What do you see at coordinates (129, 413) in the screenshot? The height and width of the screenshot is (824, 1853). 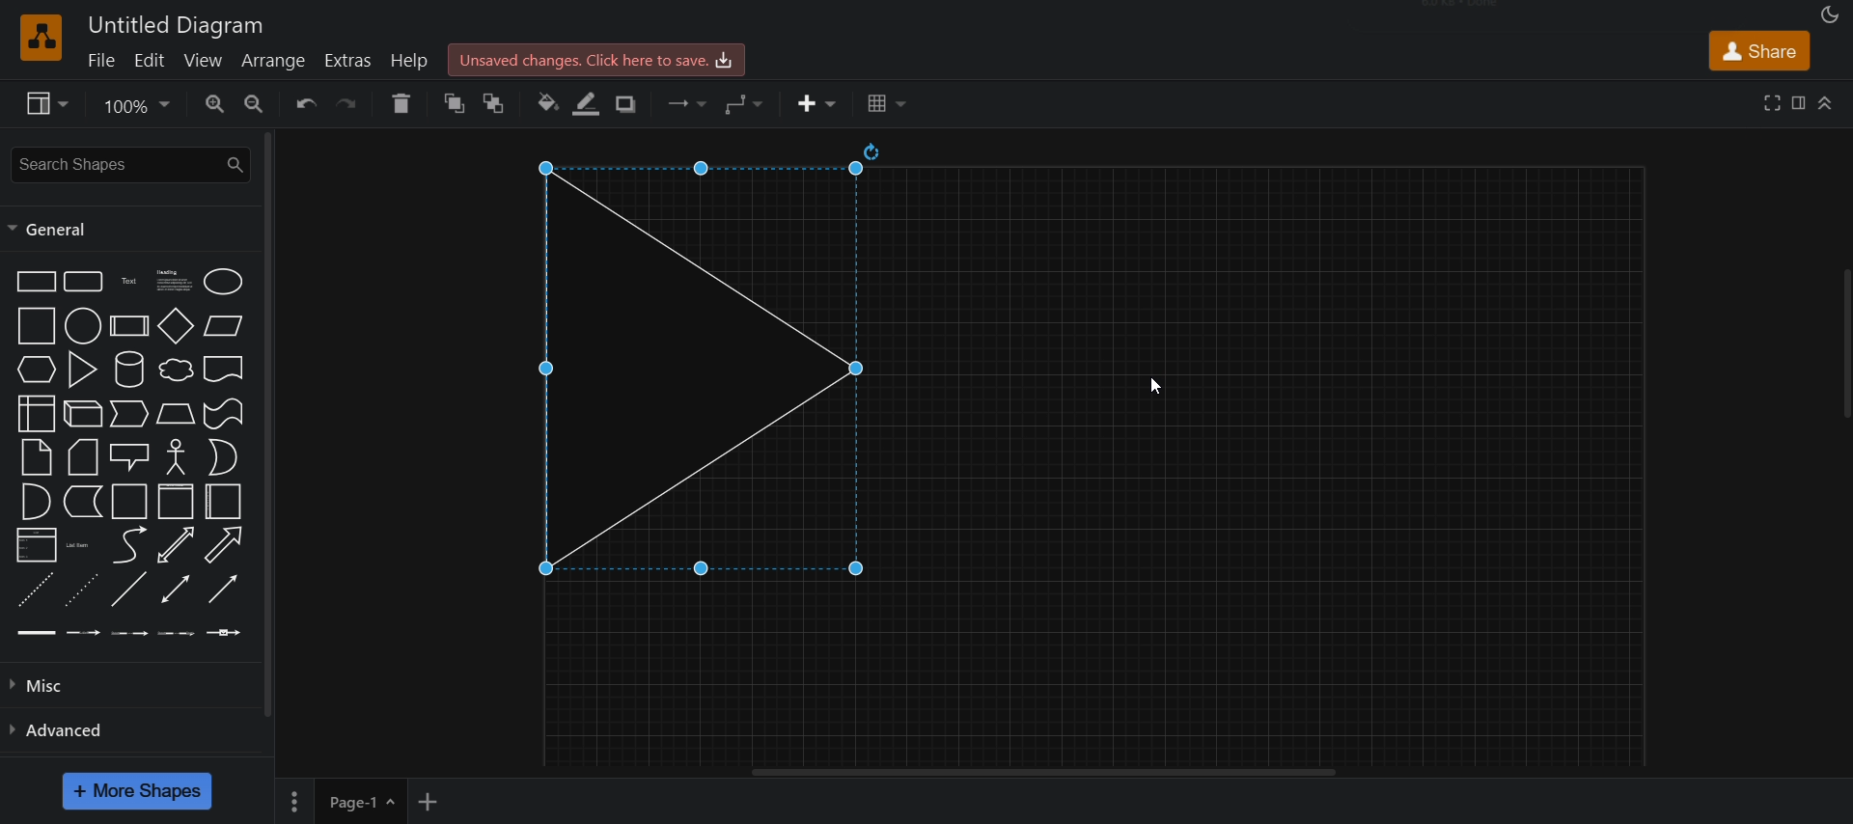 I see `step` at bounding box center [129, 413].